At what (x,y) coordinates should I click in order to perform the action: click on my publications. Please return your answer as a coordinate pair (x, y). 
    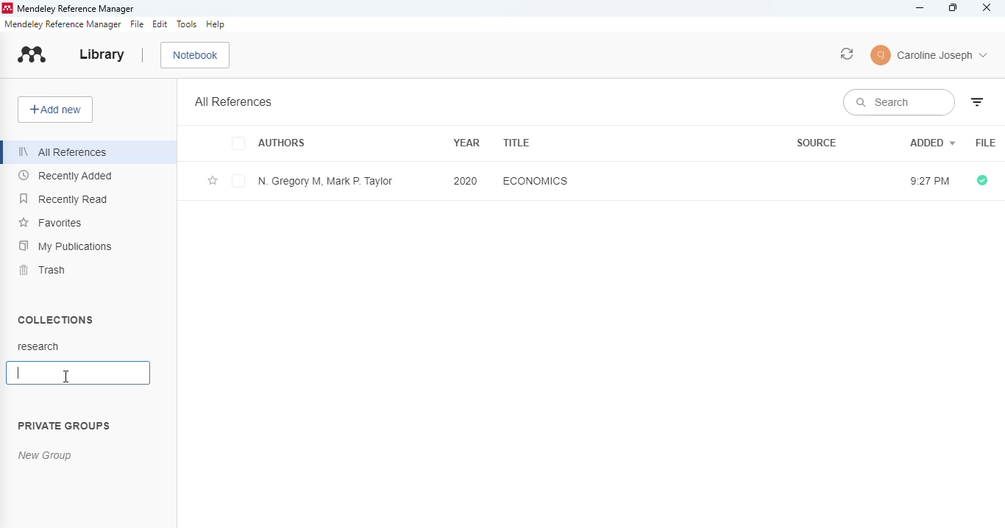
    Looking at the image, I should click on (66, 246).